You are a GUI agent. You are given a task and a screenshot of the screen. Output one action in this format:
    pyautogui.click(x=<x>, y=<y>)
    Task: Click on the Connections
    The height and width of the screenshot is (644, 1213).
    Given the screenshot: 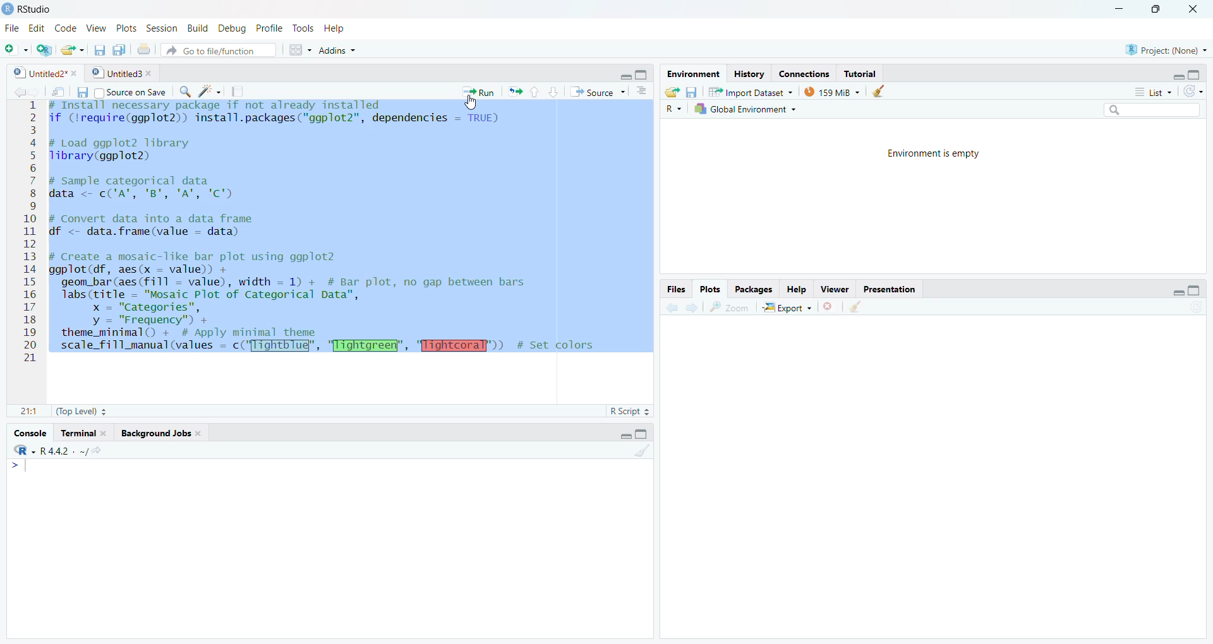 What is the action you would take?
    pyautogui.click(x=806, y=74)
    